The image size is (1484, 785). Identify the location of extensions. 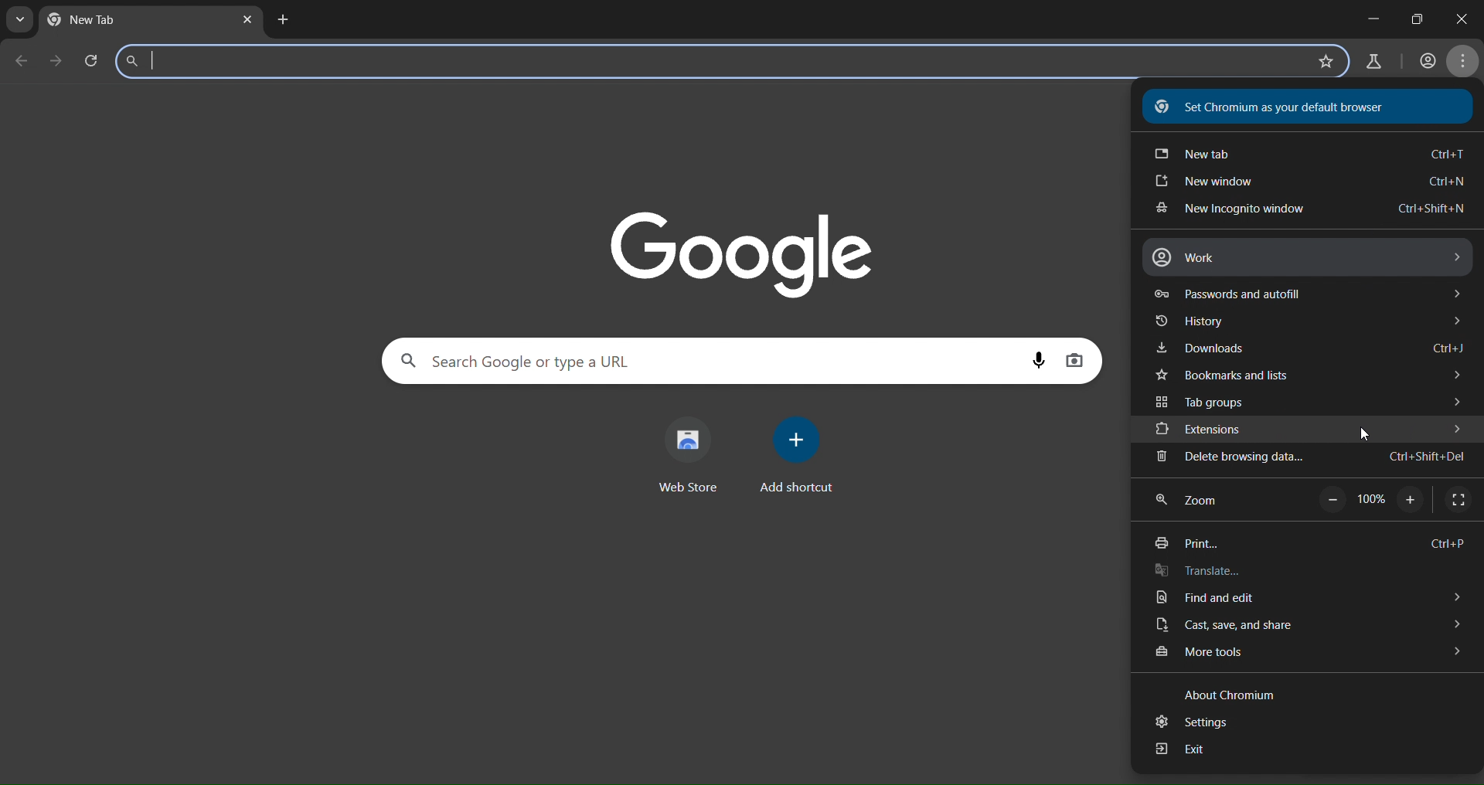
(1316, 426).